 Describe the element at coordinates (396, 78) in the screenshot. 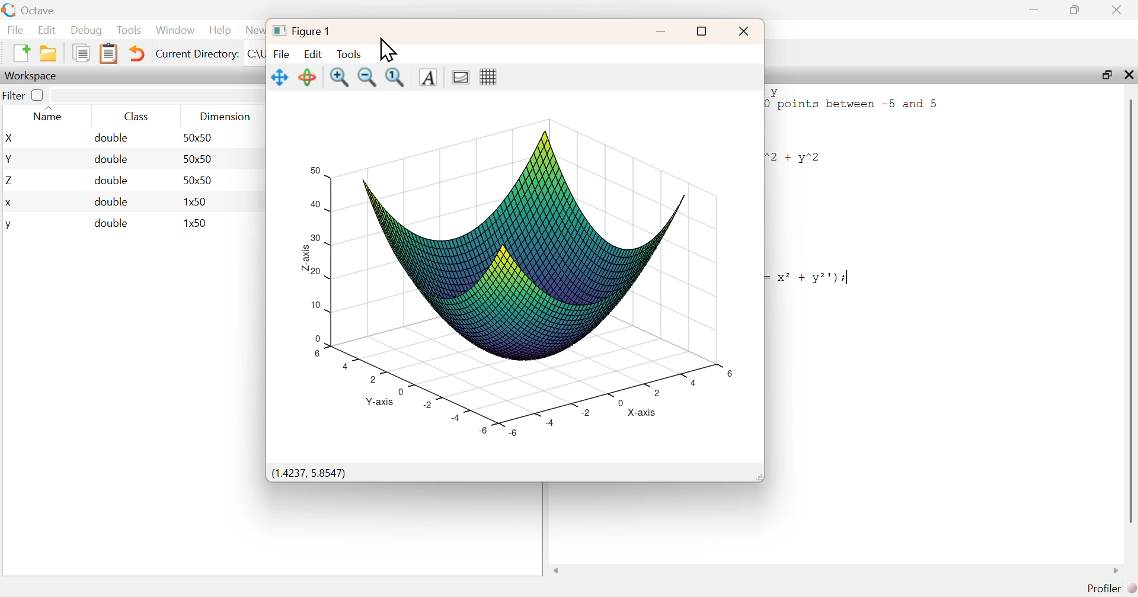

I see `Fit to screen` at that location.